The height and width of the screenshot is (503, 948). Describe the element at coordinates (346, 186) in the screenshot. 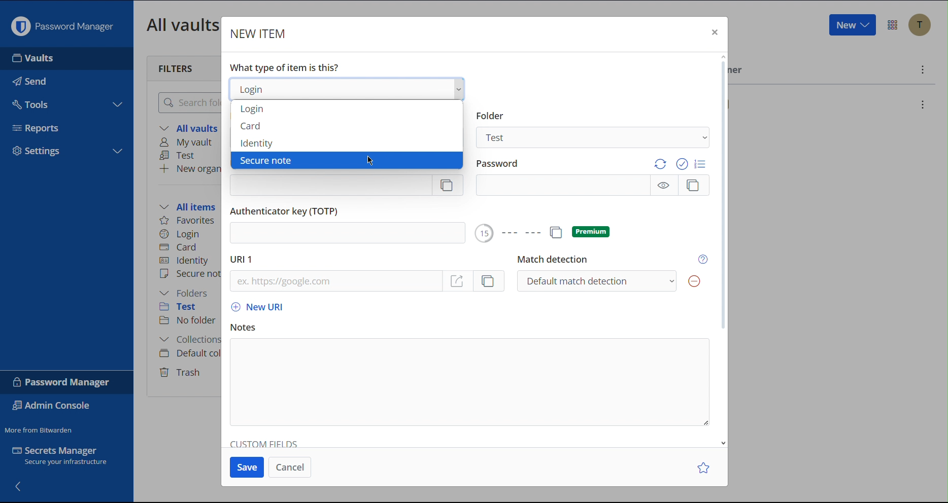

I see `Username` at that location.